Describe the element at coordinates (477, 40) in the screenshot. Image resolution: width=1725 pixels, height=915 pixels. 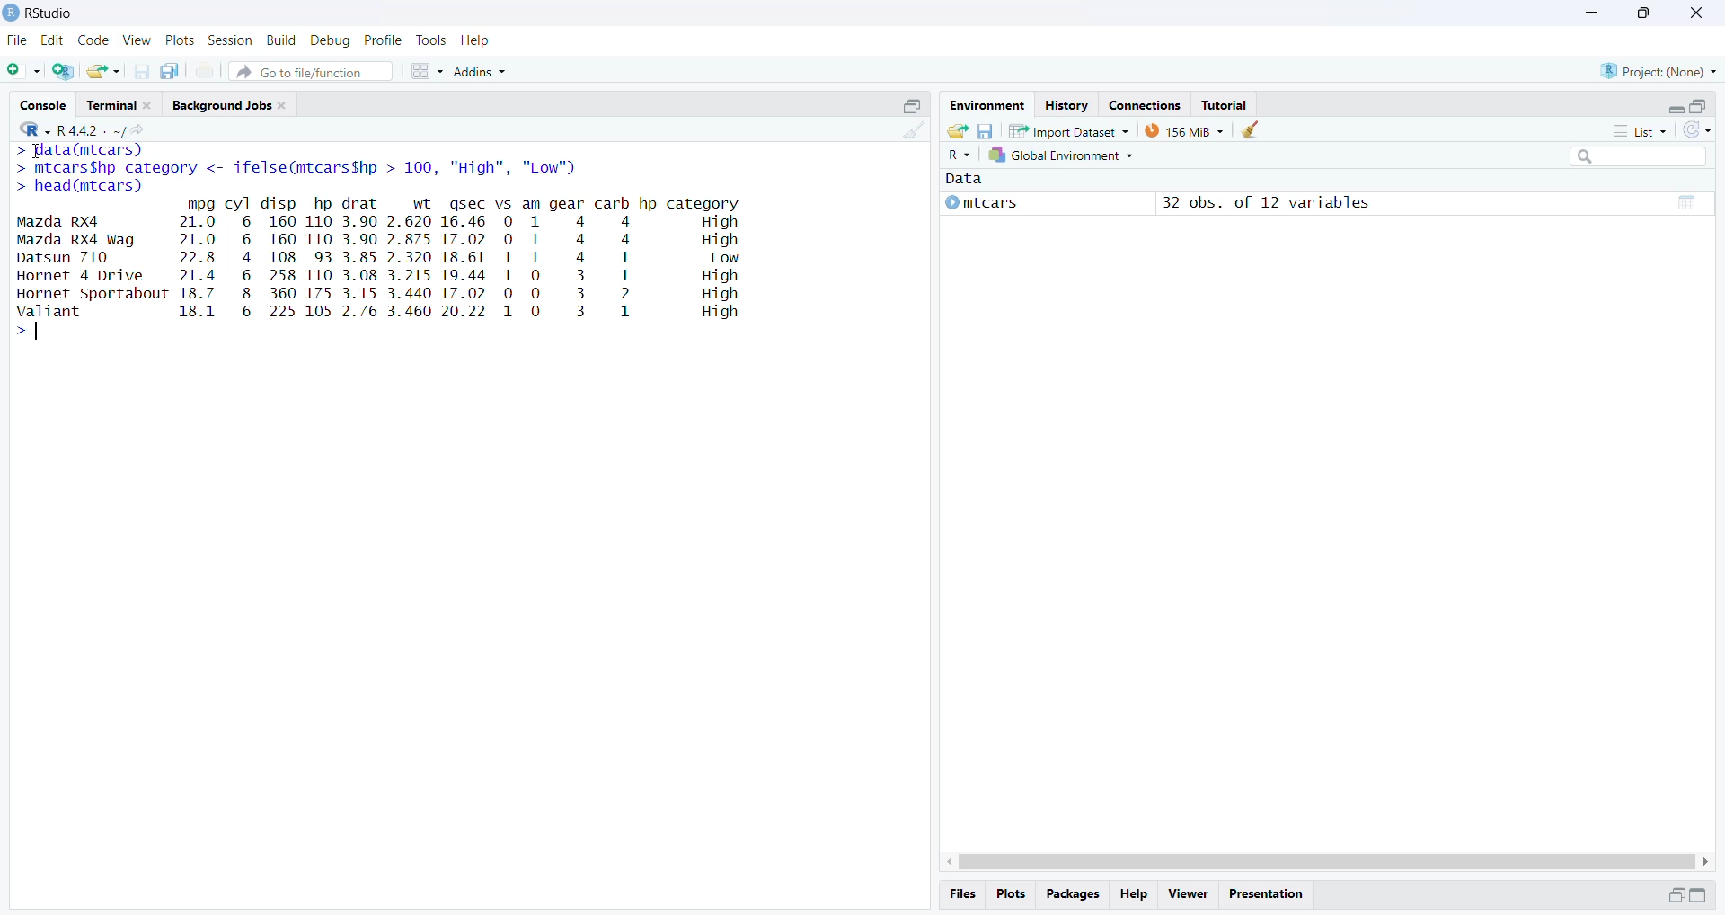
I see `Help` at that location.